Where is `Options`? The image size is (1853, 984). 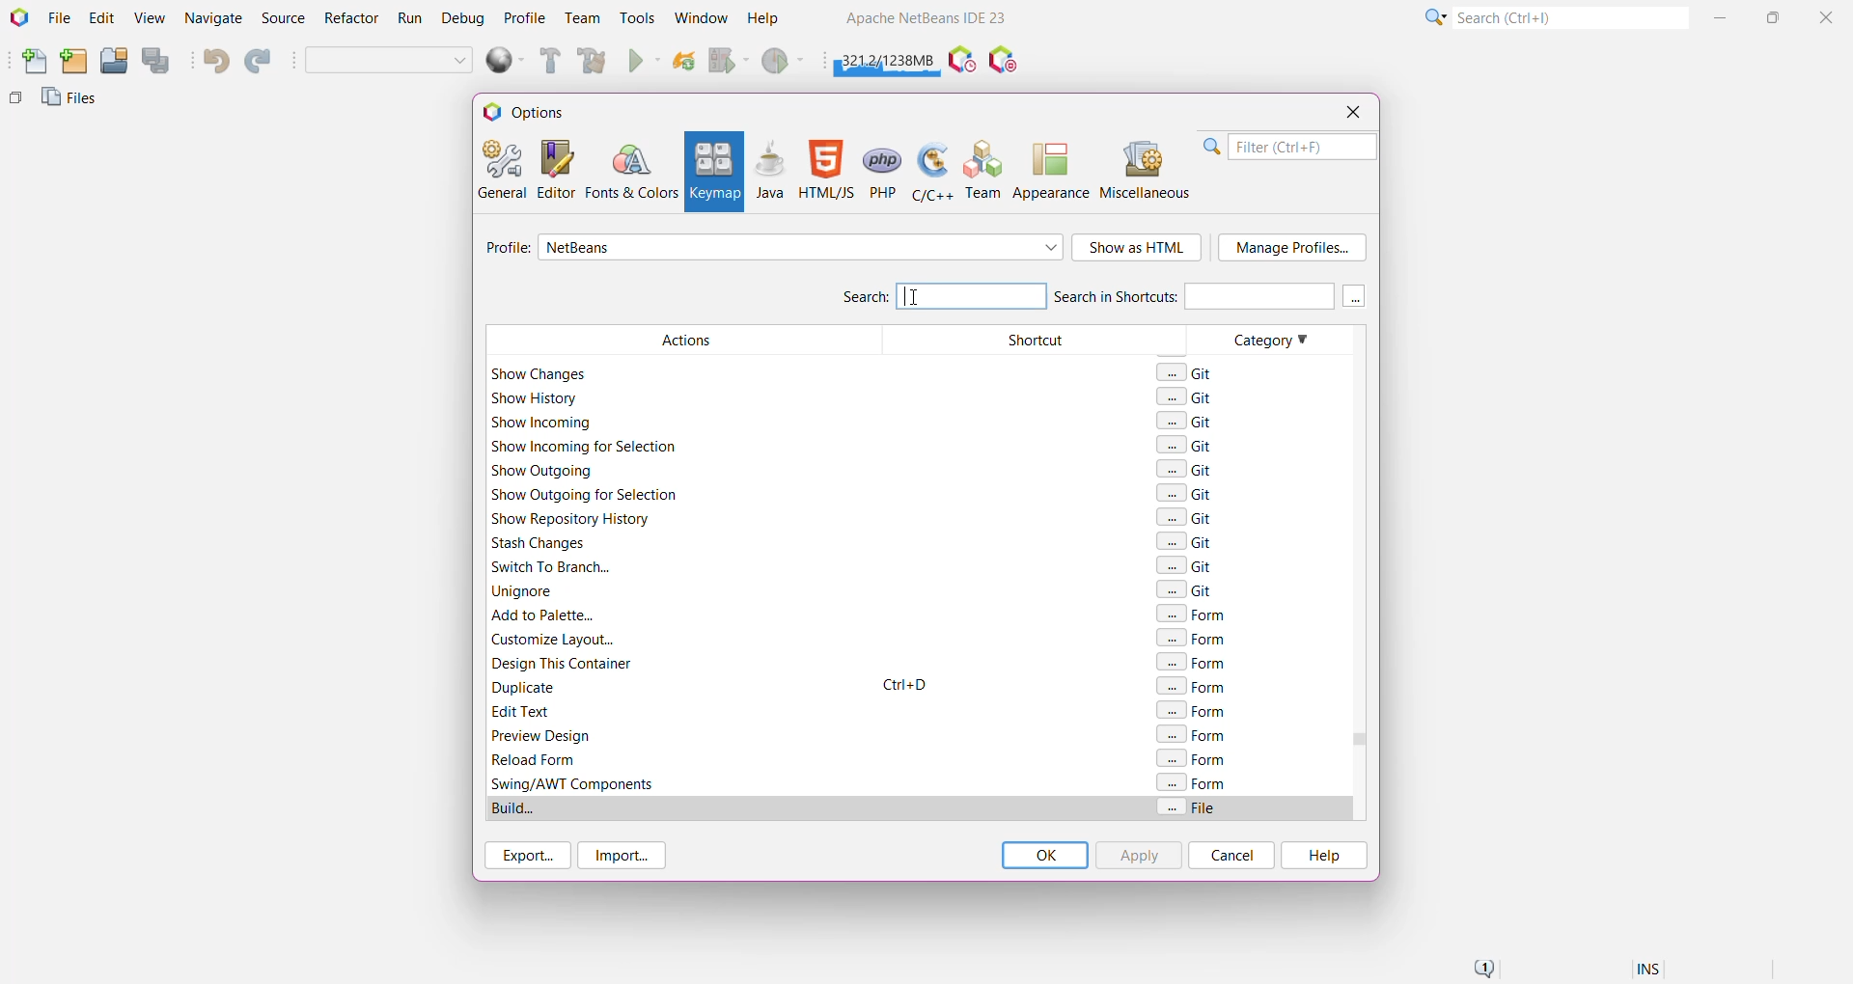 Options is located at coordinates (533, 111).